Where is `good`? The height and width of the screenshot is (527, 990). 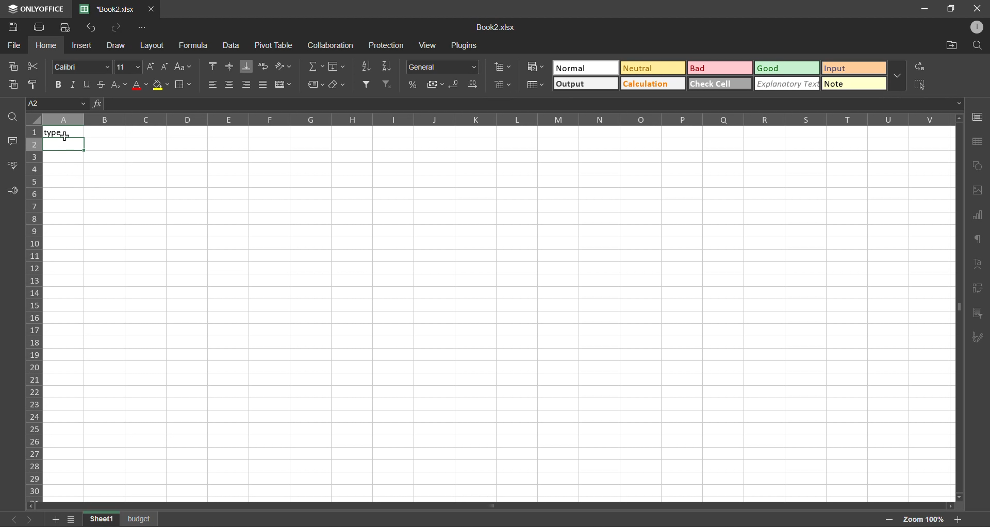
good is located at coordinates (788, 69).